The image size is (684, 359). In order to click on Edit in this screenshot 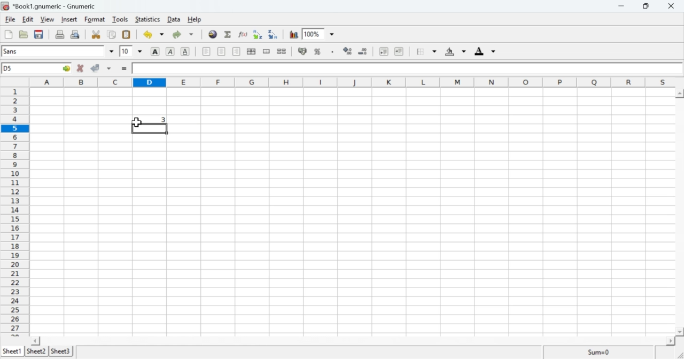, I will do `click(28, 19)`.